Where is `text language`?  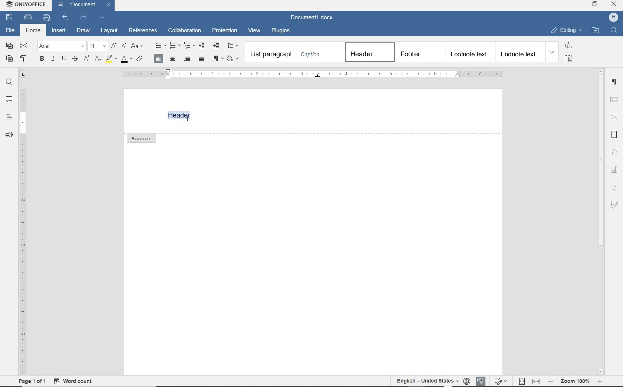
text language is located at coordinates (426, 380).